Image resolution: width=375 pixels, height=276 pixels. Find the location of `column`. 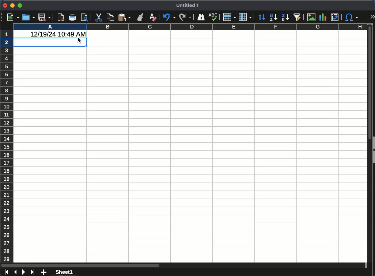

column is located at coordinates (190, 27).